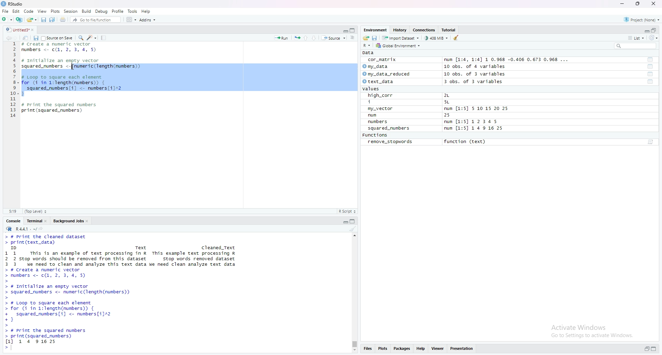  I want to click on Open an existing file, so click(31, 19).